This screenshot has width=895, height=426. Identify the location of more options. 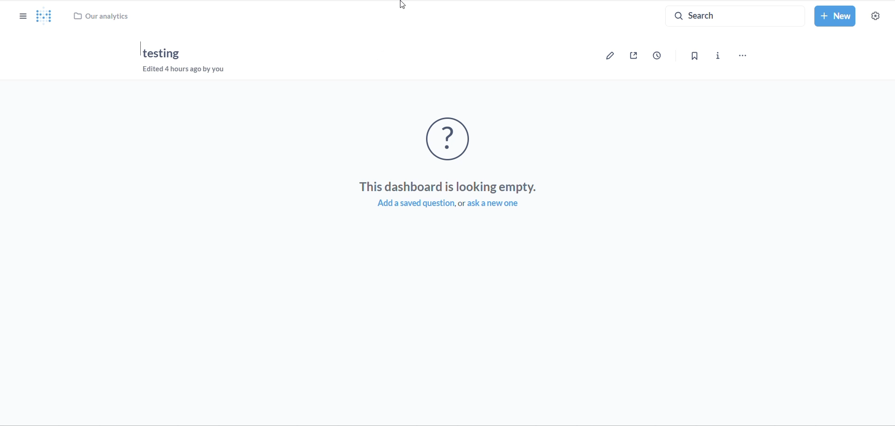
(746, 53).